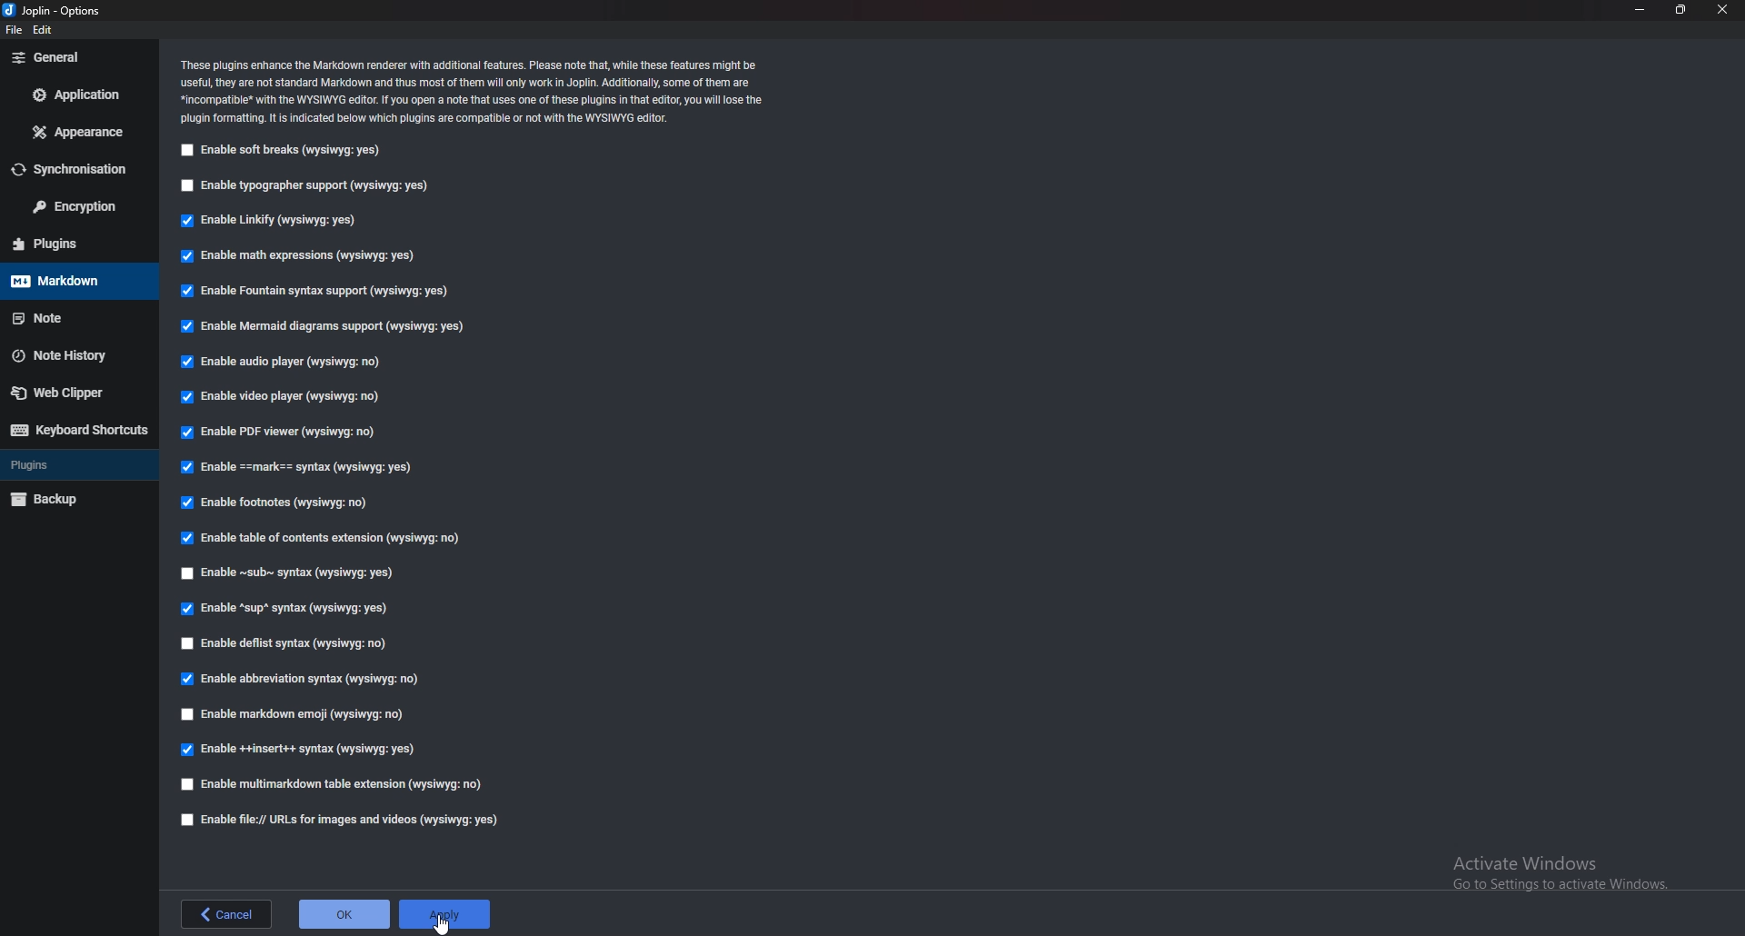 This screenshot has width=1745, height=936. I want to click on back, so click(224, 915).